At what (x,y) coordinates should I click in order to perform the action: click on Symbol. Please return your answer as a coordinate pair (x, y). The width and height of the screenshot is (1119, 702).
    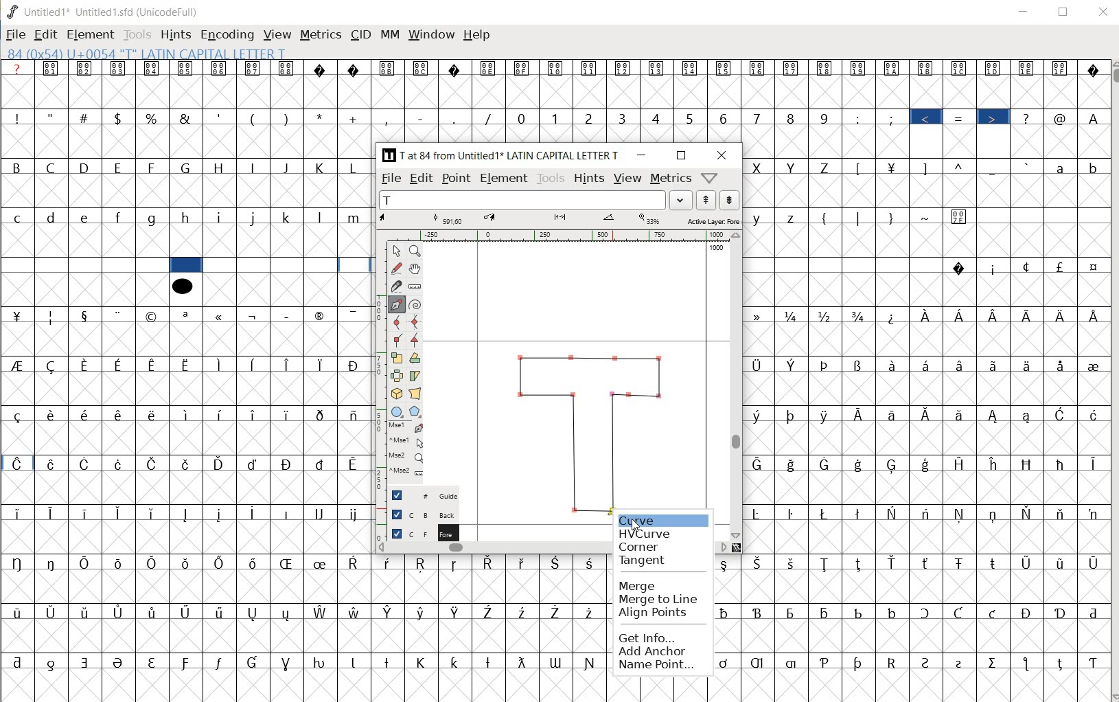
    Looking at the image, I should click on (186, 68).